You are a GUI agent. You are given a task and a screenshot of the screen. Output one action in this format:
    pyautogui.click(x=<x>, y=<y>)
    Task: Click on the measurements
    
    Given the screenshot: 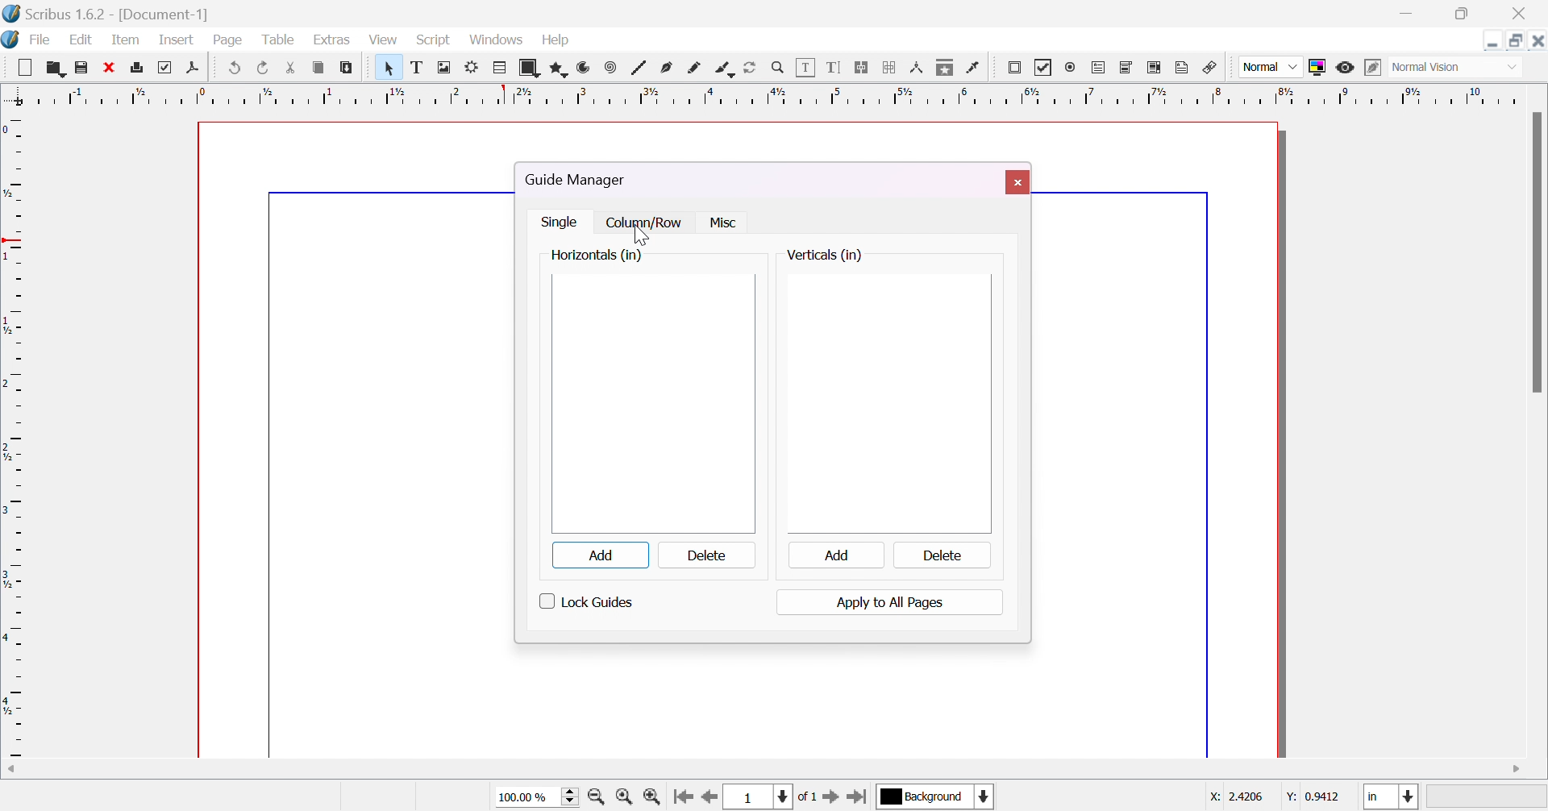 What is the action you would take?
    pyautogui.click(x=919, y=69)
    